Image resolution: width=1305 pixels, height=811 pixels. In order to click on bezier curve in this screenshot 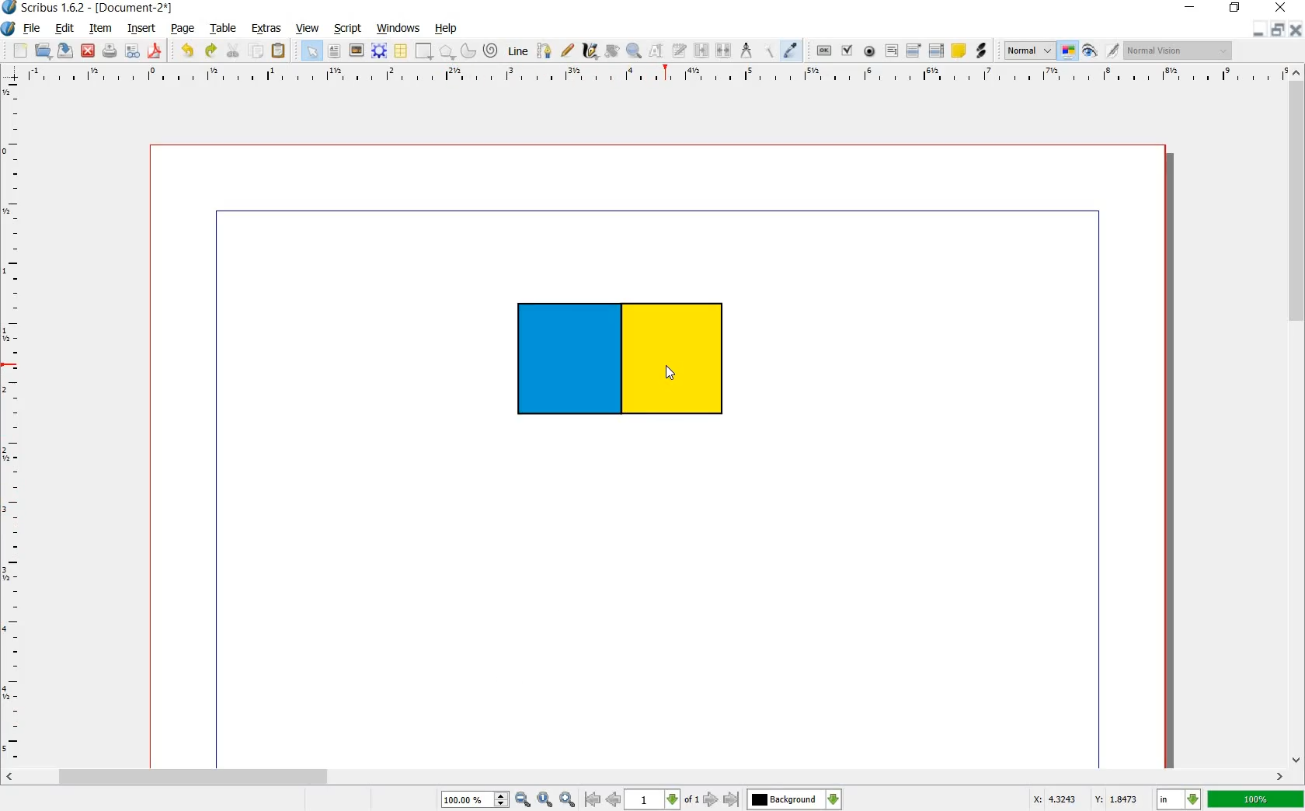, I will do `click(545, 53)`.